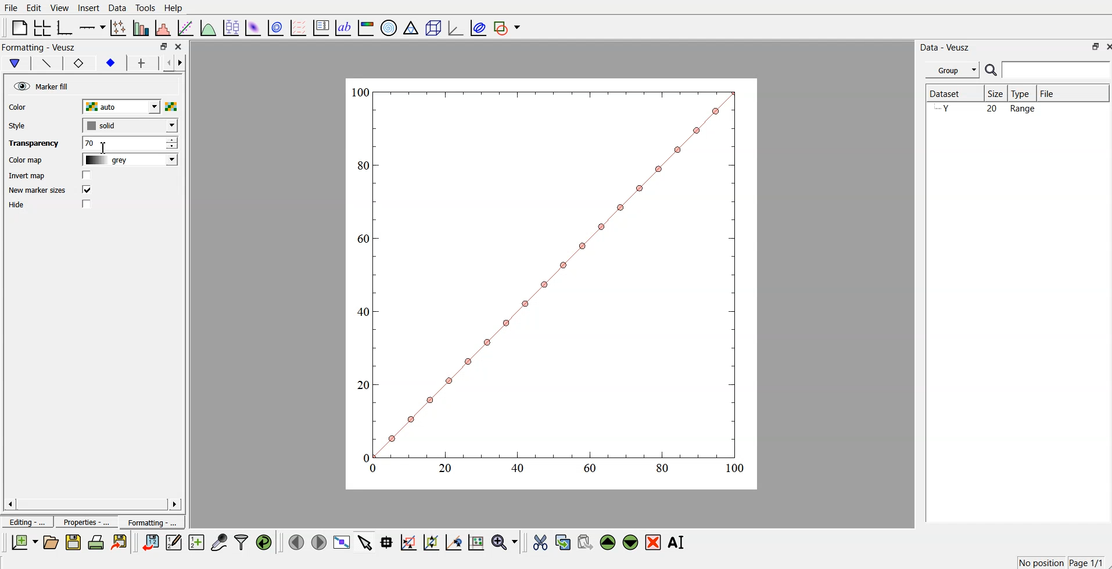  What do you see at coordinates (142, 28) in the screenshot?
I see `plot bar graphs` at bounding box center [142, 28].